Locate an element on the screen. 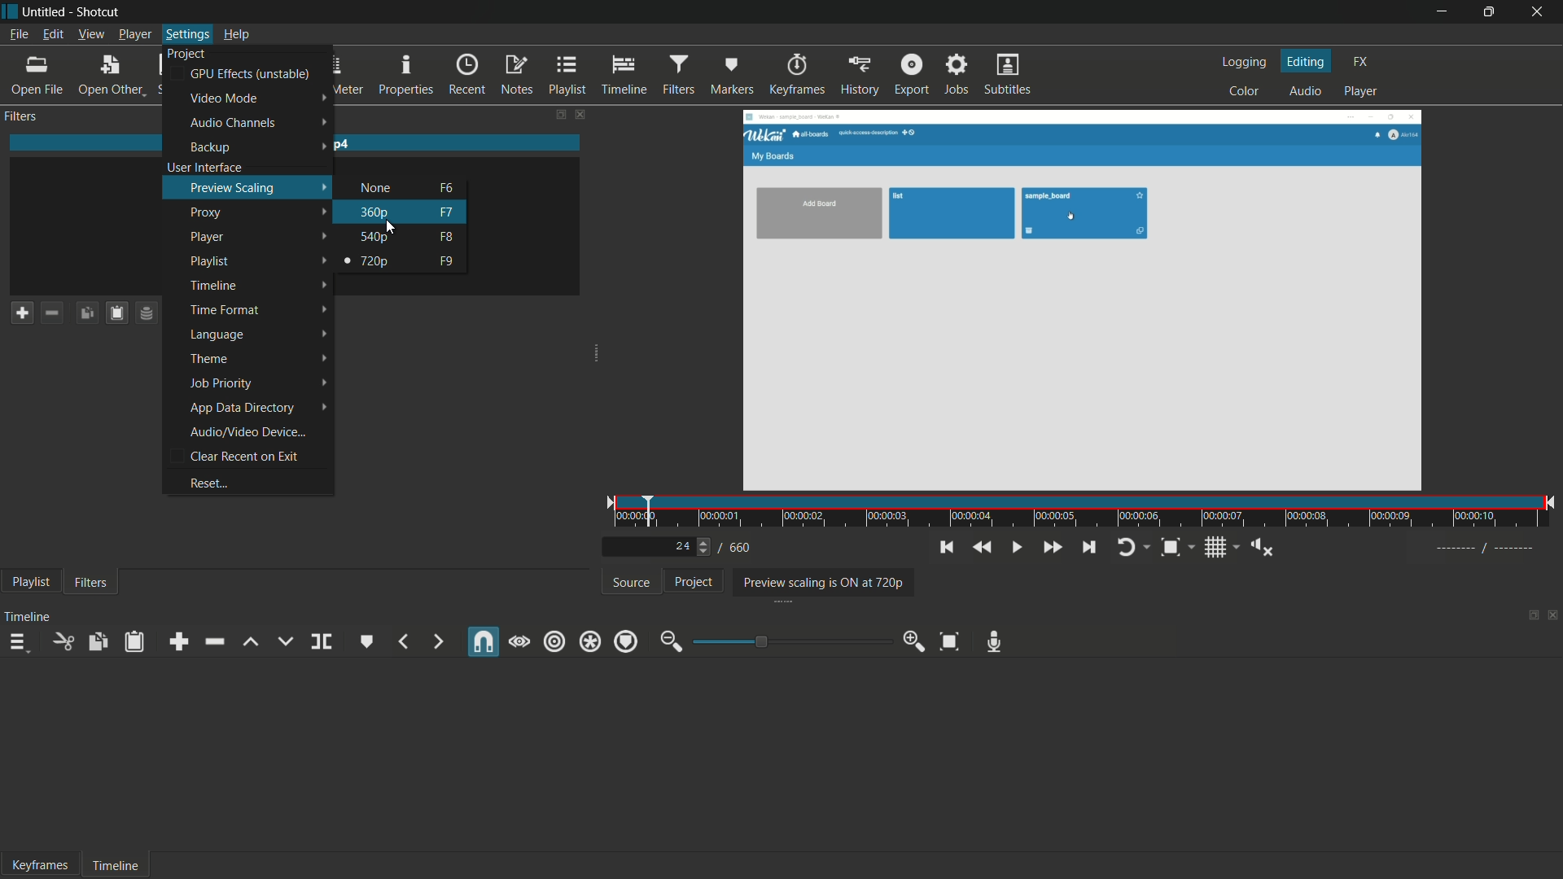 The height and width of the screenshot is (879, 1563). app icon is located at coordinates (10, 11).